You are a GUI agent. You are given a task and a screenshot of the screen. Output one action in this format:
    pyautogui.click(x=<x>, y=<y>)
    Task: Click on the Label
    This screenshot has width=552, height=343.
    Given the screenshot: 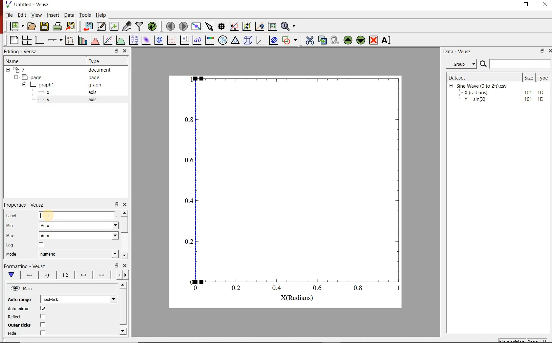 What is the action you would take?
    pyautogui.click(x=11, y=216)
    